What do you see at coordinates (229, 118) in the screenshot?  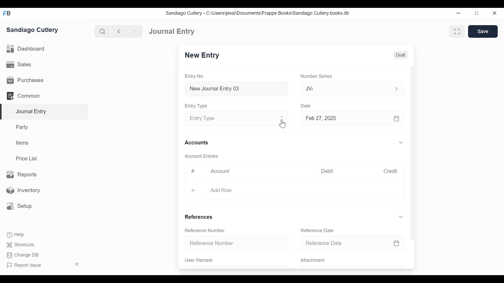 I see `Entry Type` at bounding box center [229, 118].